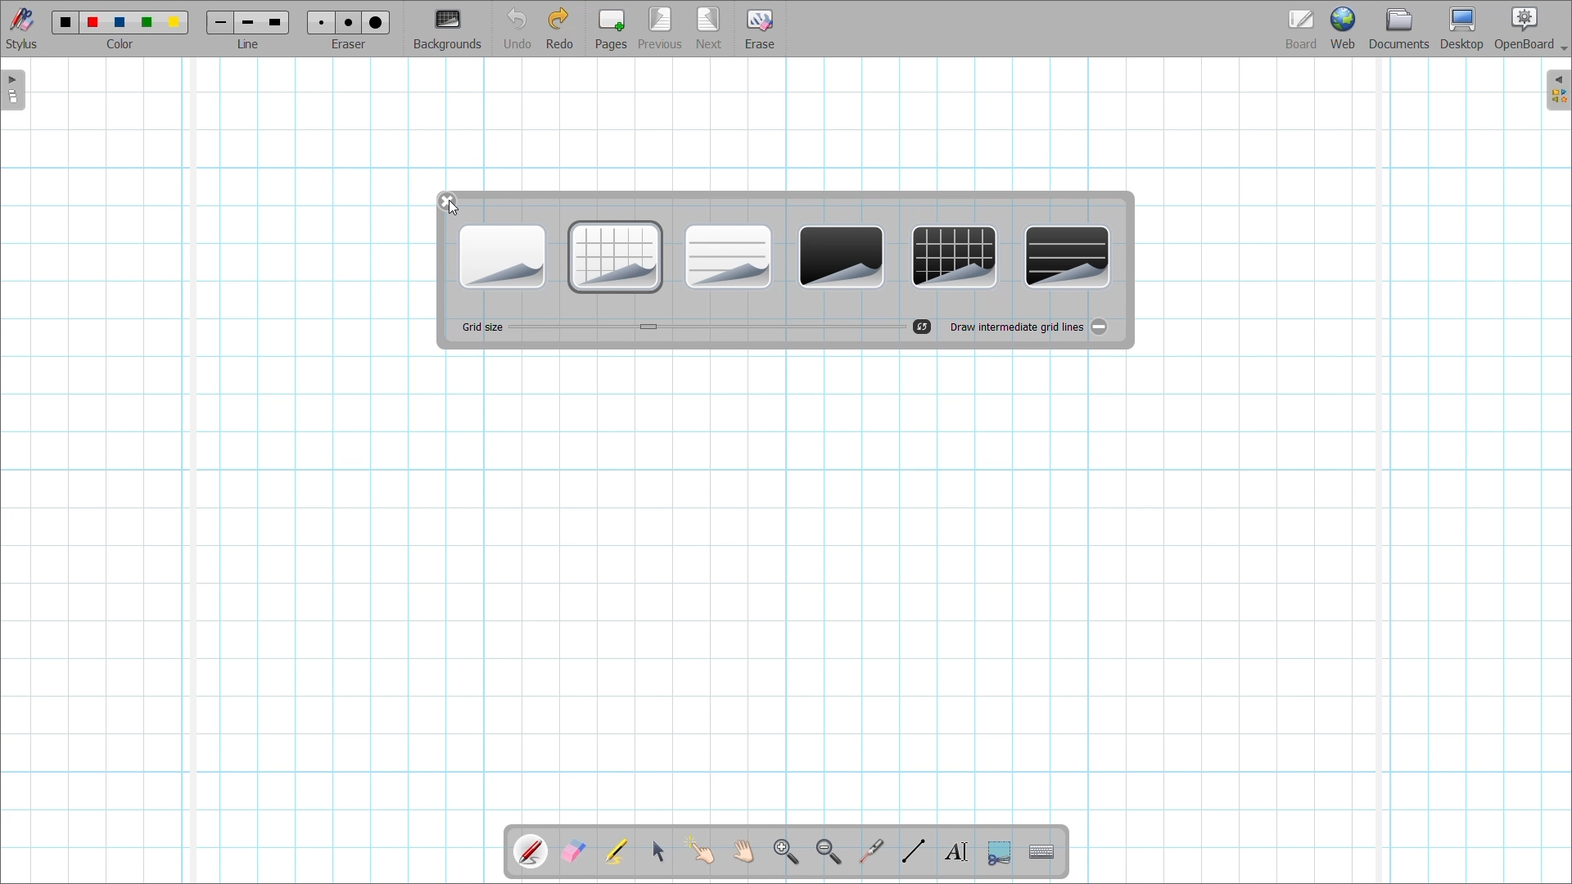 The height and width of the screenshot is (884, 1572). Describe the element at coordinates (248, 24) in the screenshot. I see `Line thickness options to draw line` at that location.